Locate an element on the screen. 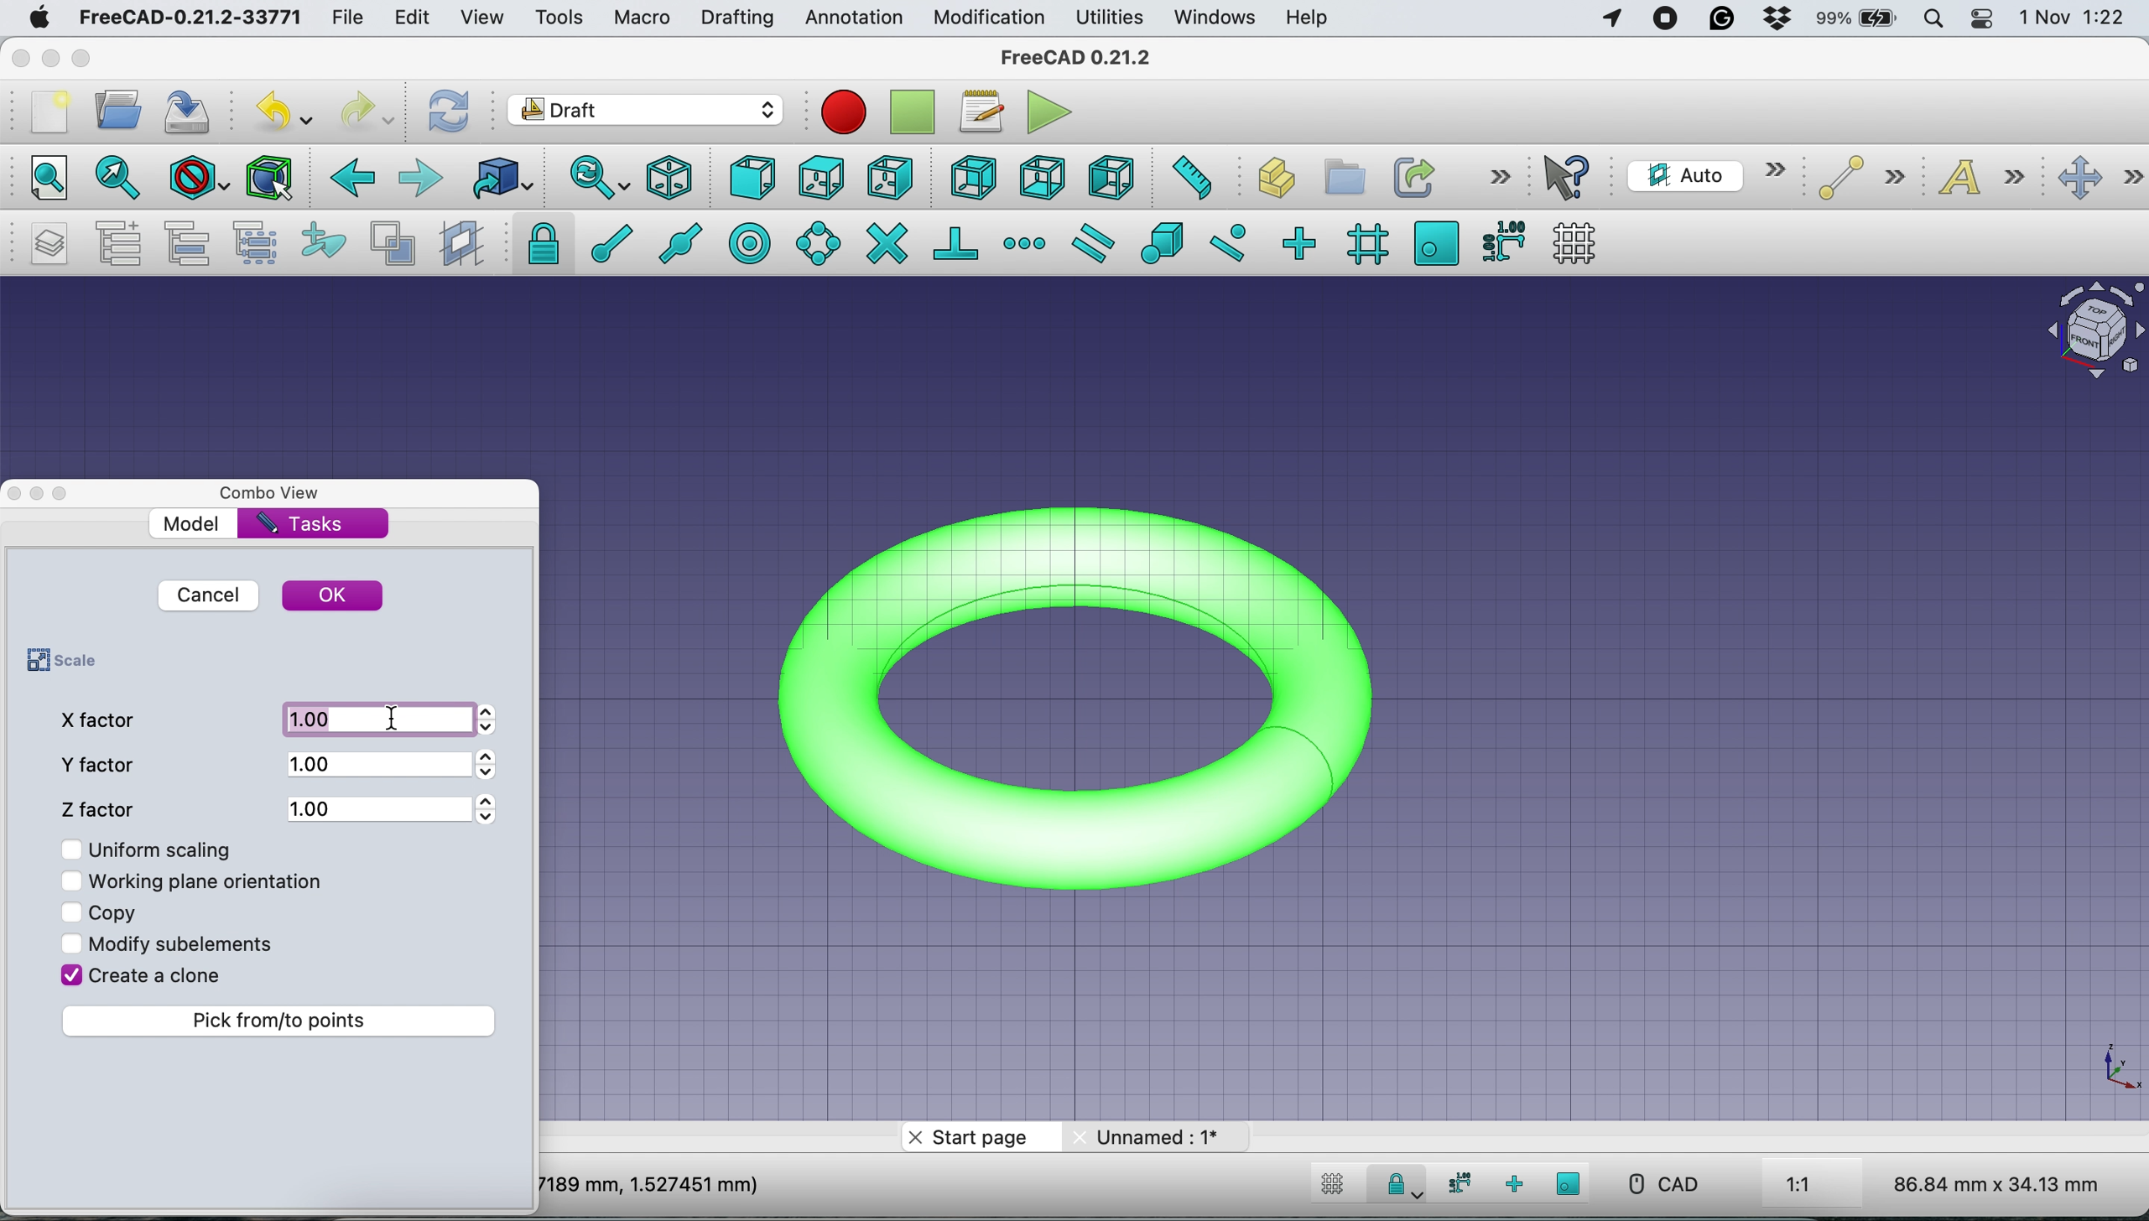 The width and height of the screenshot is (2149, 1221). snap angle is located at coordinates (819, 242).